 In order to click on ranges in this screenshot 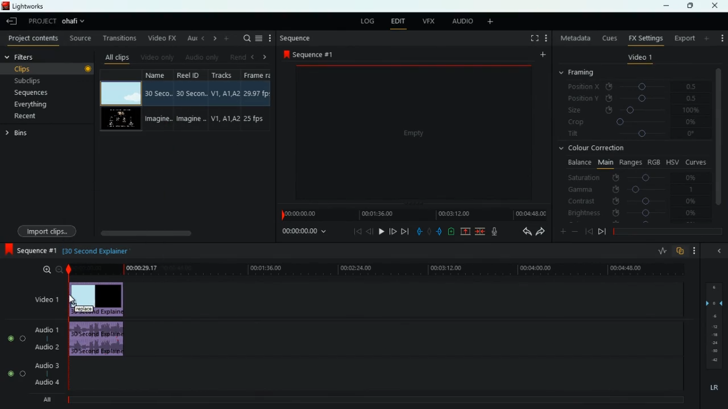, I will do `click(631, 163)`.